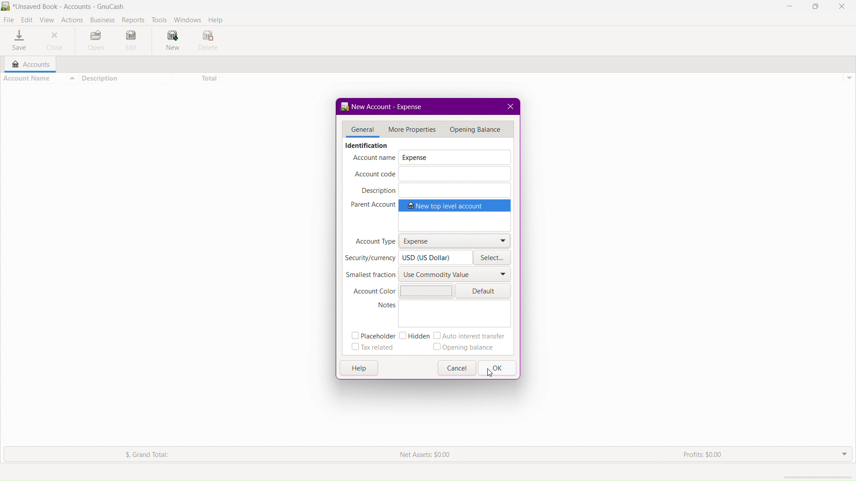 The image size is (856, 481). What do you see at coordinates (432, 214) in the screenshot?
I see `Parent Account` at bounding box center [432, 214].